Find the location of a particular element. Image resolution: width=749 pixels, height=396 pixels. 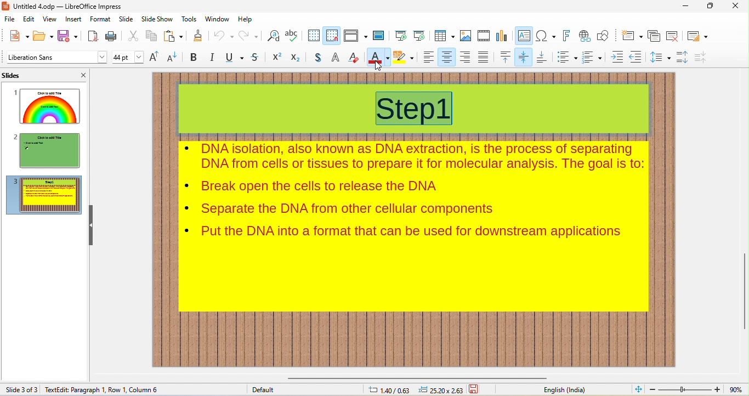

outline is located at coordinates (336, 58).